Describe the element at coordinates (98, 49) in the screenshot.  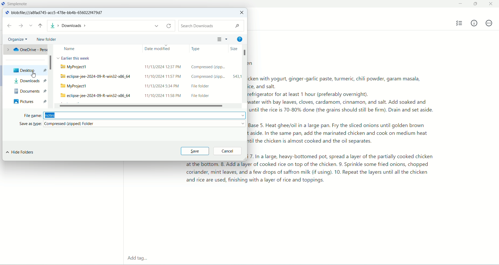
I see `name` at that location.